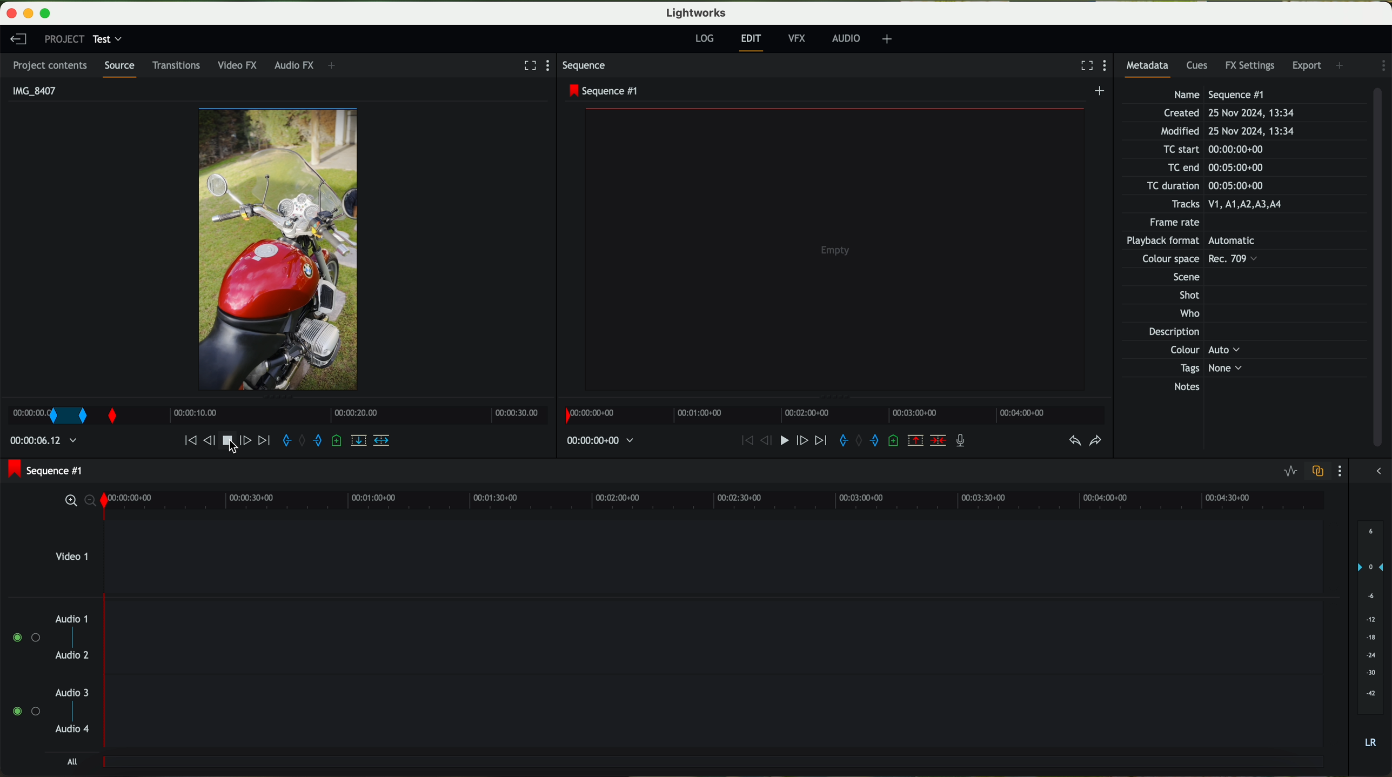 Image resolution: width=1392 pixels, height=777 pixels. What do you see at coordinates (1201, 242) in the screenshot?
I see `` at bounding box center [1201, 242].